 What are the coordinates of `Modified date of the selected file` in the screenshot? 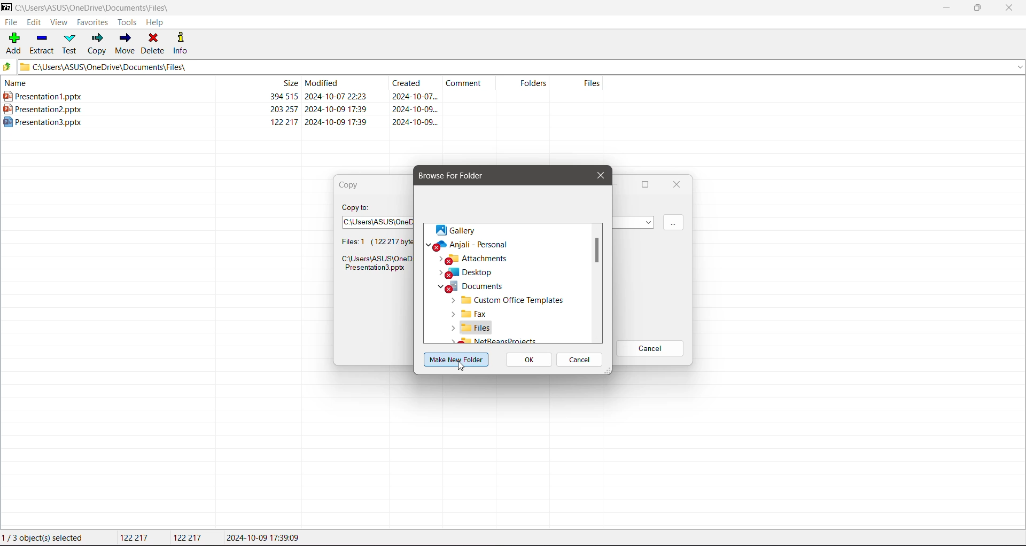 It's located at (266, 538).